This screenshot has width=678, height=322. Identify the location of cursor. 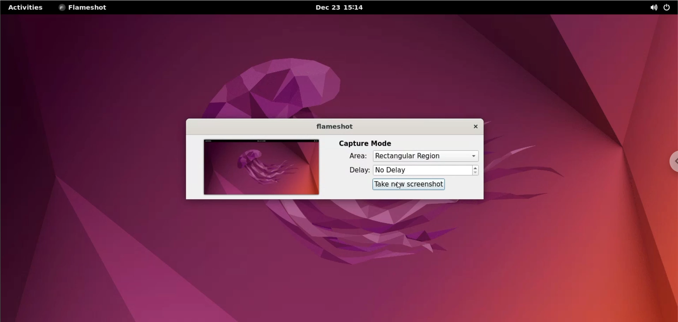
(399, 186).